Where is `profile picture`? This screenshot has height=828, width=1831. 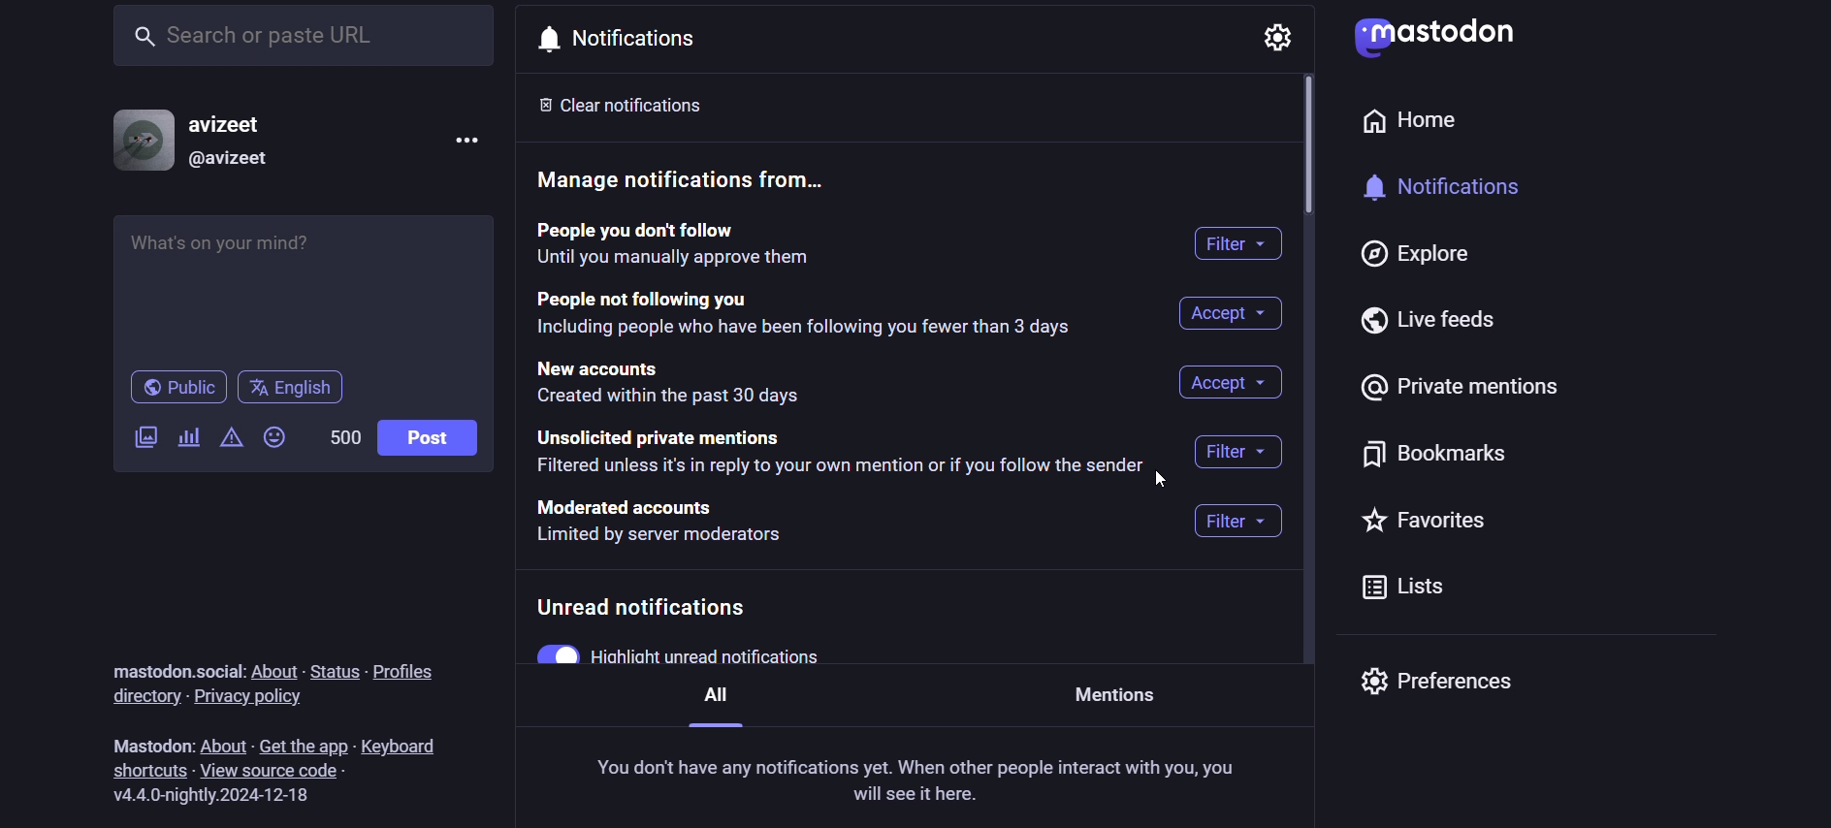 profile picture is located at coordinates (138, 140).